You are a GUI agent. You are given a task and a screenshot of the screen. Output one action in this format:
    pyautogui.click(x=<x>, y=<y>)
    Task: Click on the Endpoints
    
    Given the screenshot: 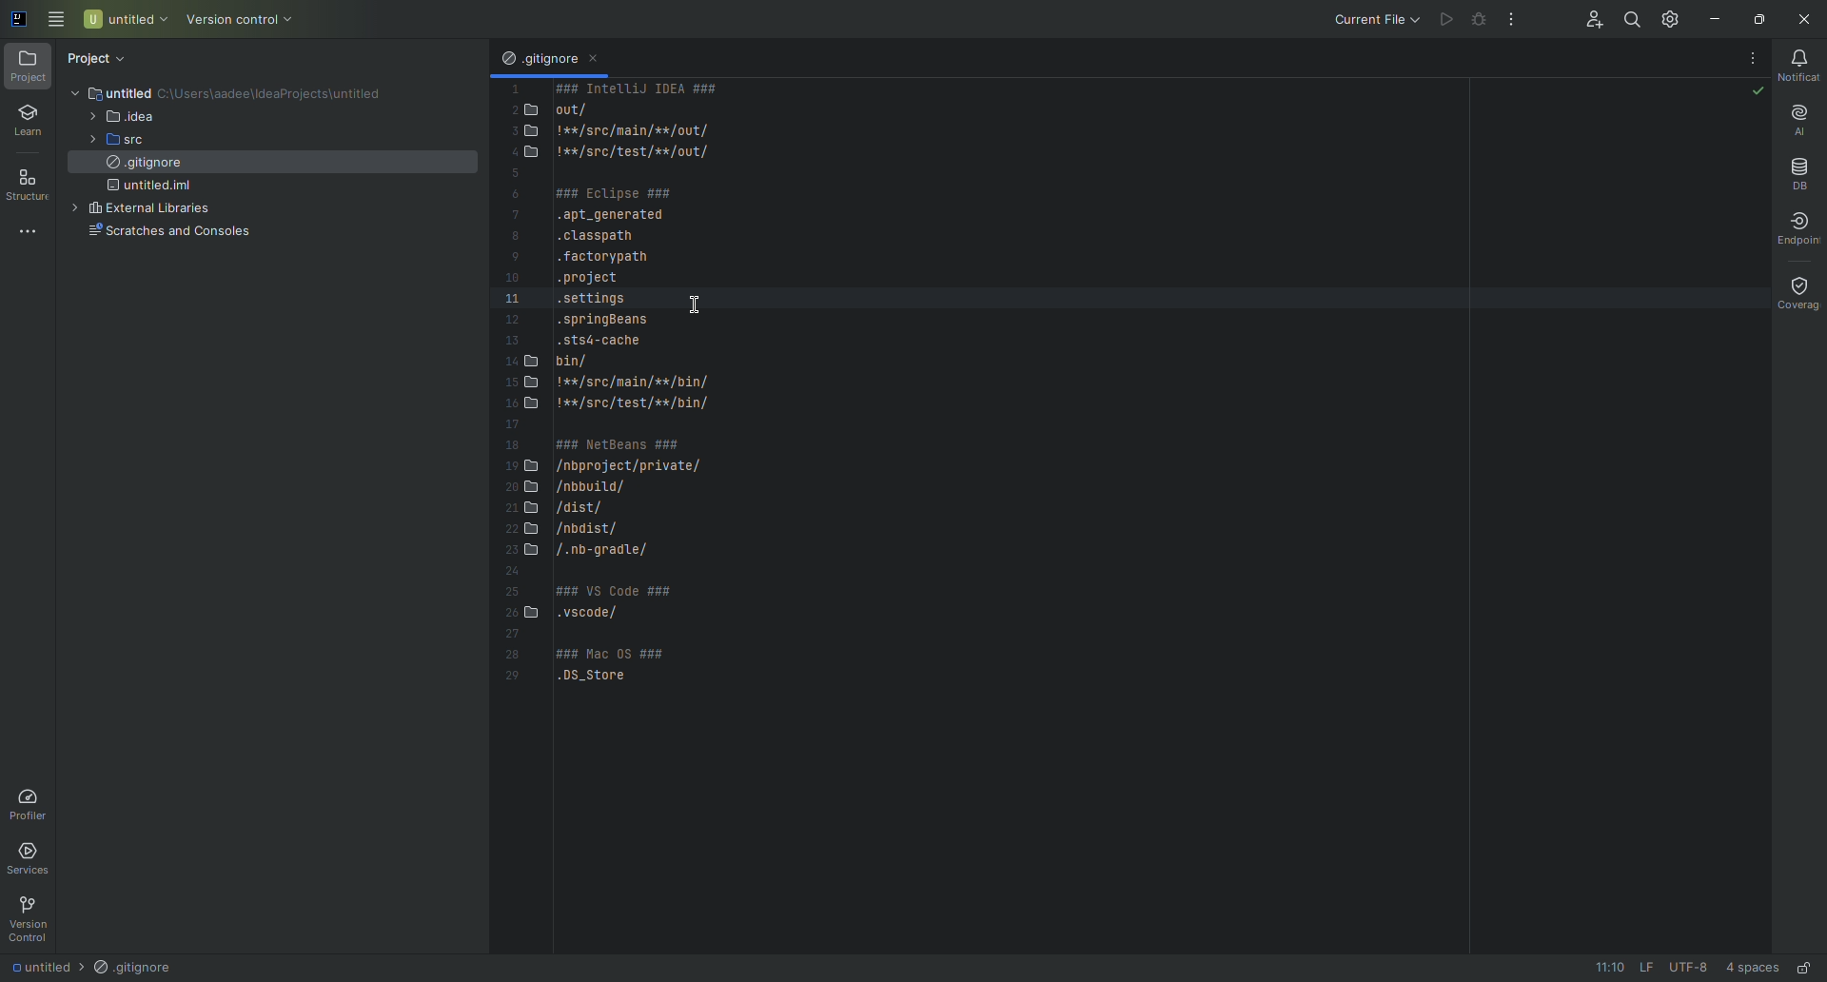 What is the action you would take?
    pyautogui.click(x=1803, y=229)
    